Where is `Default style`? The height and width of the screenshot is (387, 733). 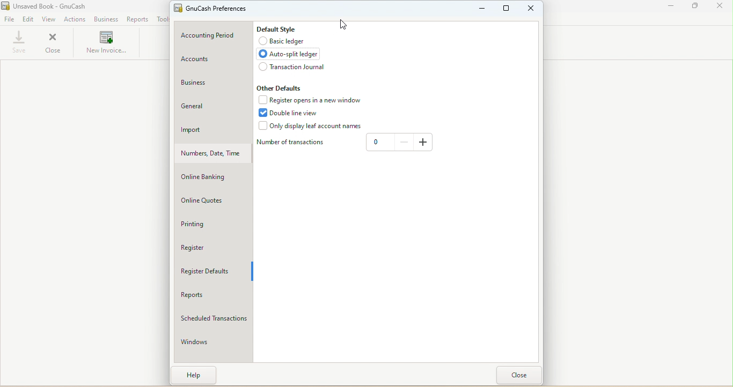
Default style is located at coordinates (279, 29).